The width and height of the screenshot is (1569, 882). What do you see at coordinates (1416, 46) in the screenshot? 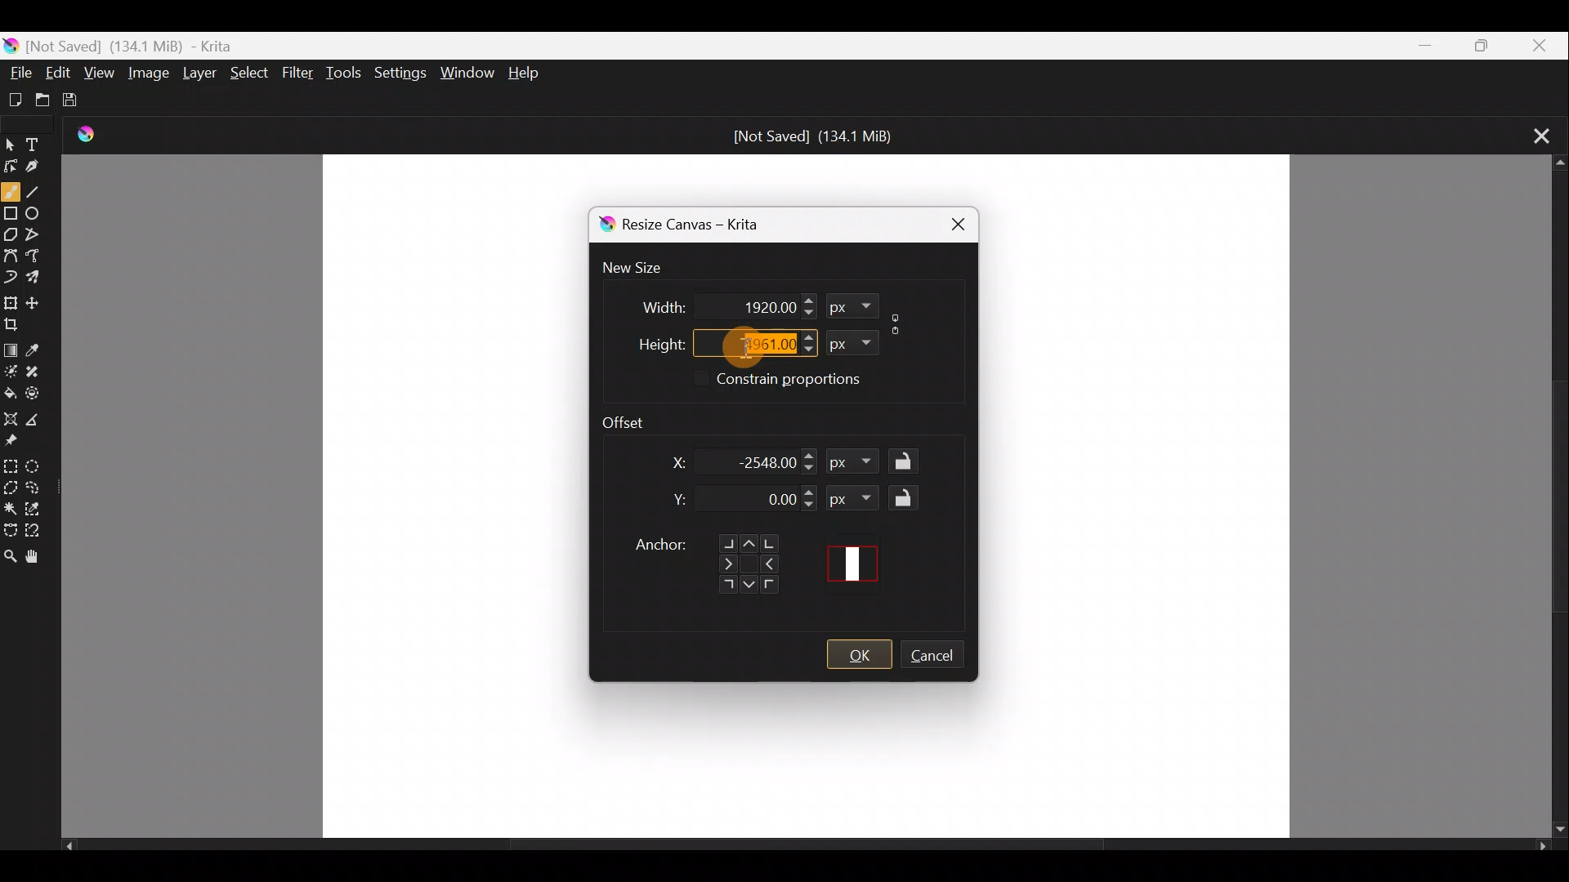
I see `Minimize` at bounding box center [1416, 46].